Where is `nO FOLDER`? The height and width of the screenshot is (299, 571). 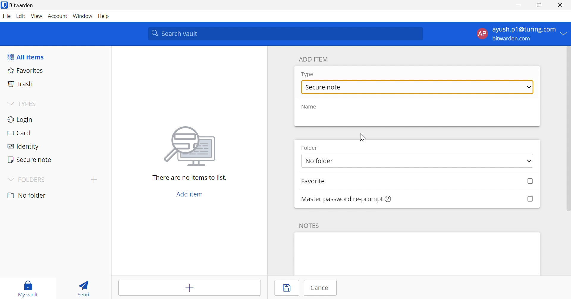
nO FOLDER is located at coordinates (28, 195).